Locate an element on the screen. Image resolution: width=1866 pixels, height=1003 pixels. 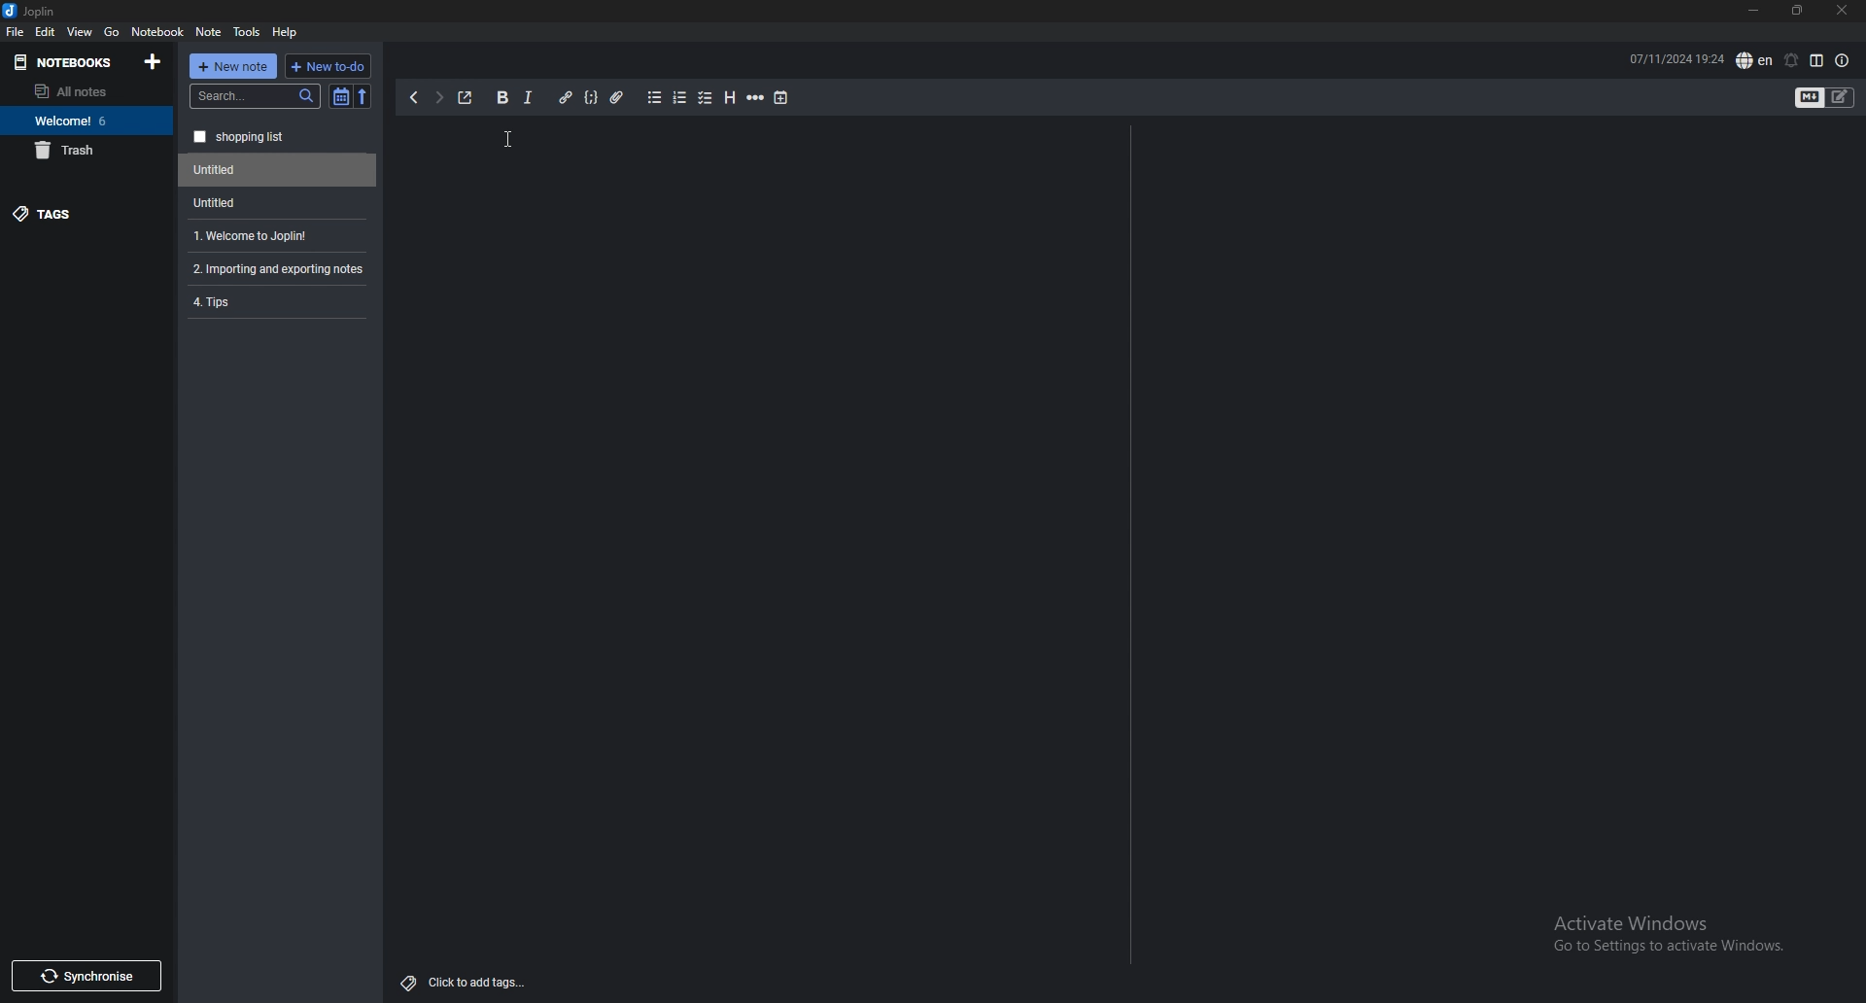
note properties is located at coordinates (1843, 61).